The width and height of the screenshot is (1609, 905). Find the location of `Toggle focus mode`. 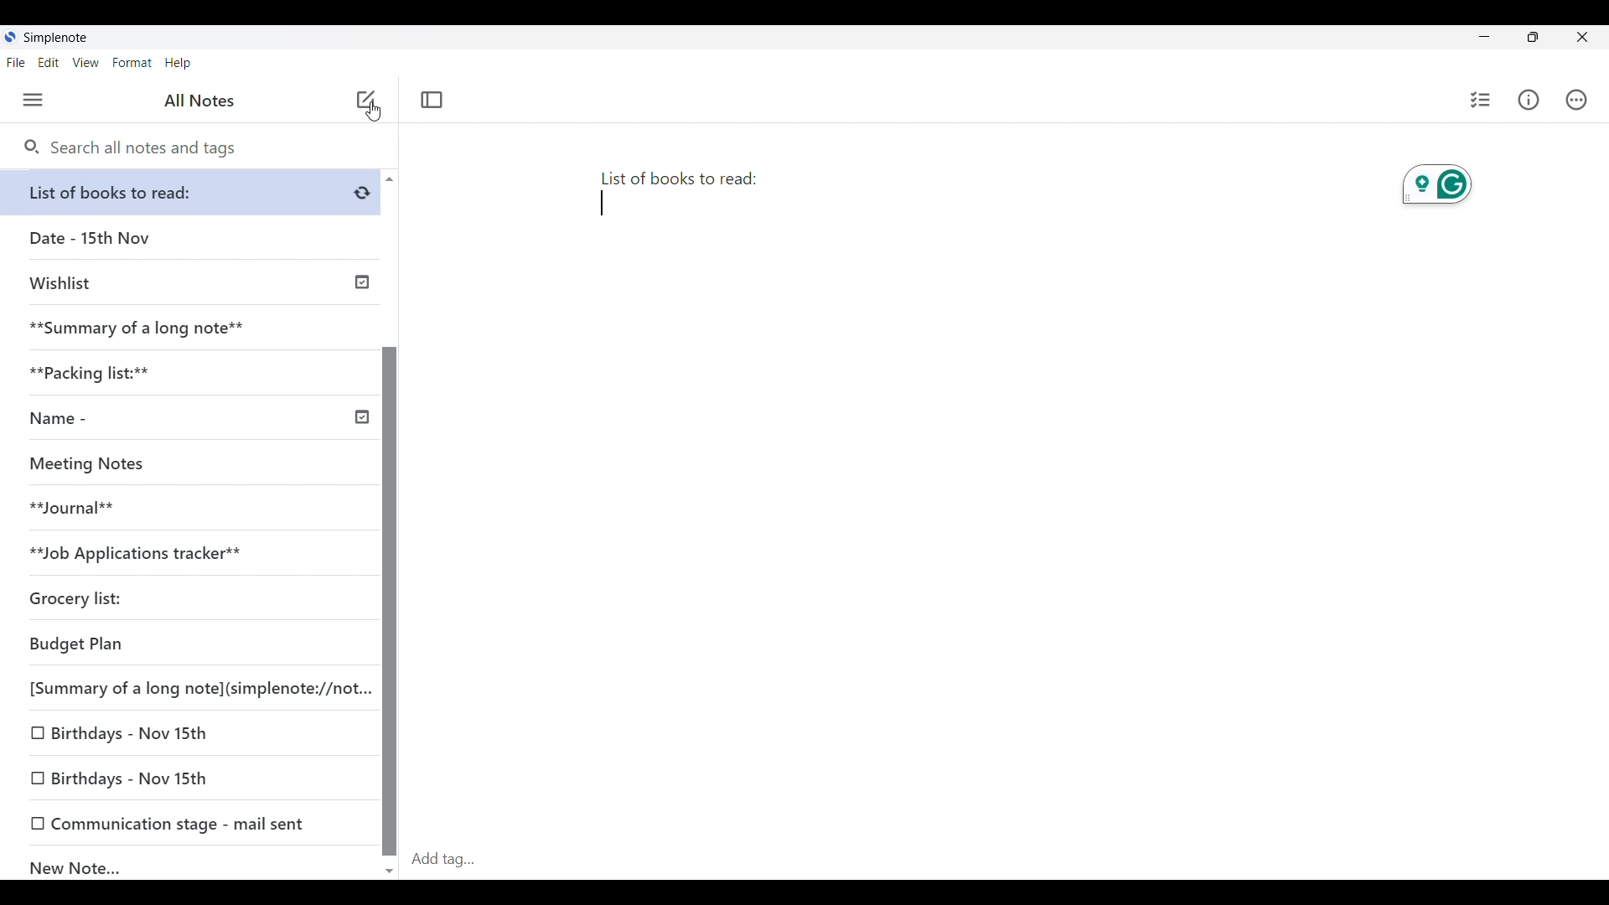

Toggle focus mode is located at coordinates (432, 100).